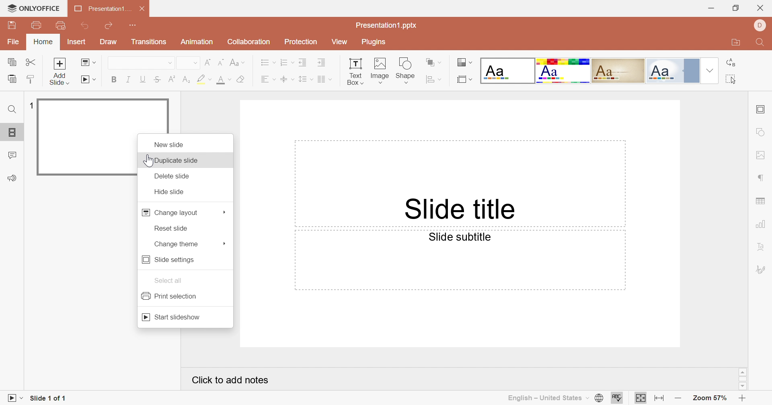  Describe the element at coordinates (170, 144) in the screenshot. I see `New slide` at that location.